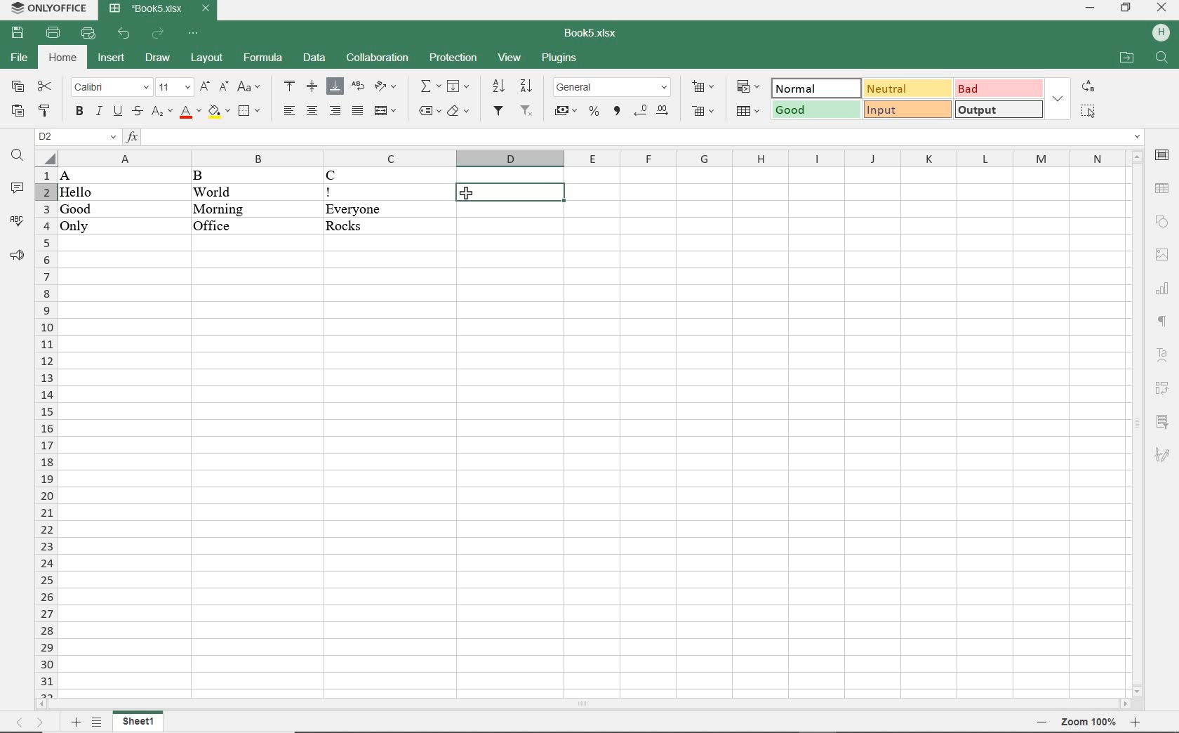 This screenshot has height=733, width=1179. Describe the element at coordinates (1087, 112) in the screenshot. I see `select all` at that location.